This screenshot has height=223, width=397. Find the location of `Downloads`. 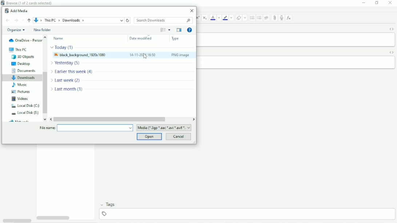

Downloads is located at coordinates (25, 78).